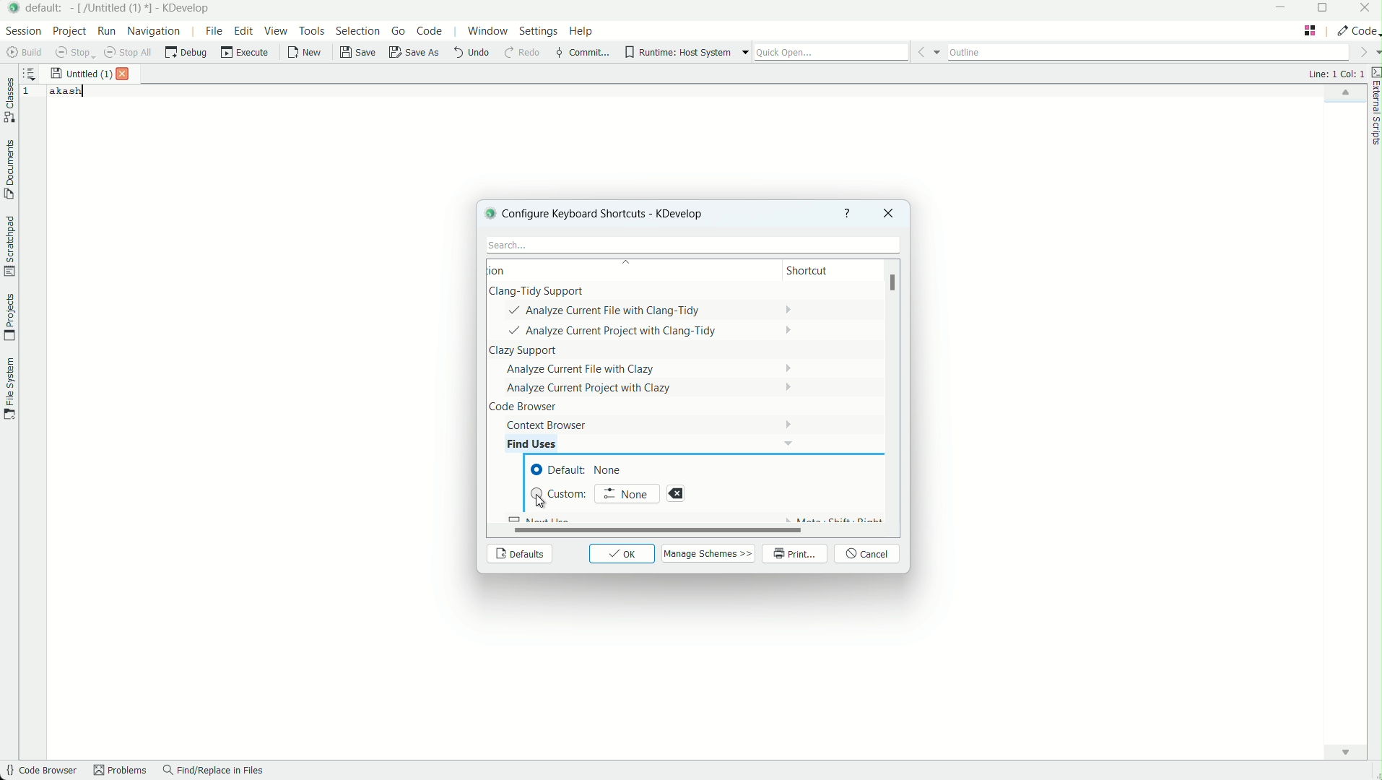  I want to click on session menu, so click(22, 30).